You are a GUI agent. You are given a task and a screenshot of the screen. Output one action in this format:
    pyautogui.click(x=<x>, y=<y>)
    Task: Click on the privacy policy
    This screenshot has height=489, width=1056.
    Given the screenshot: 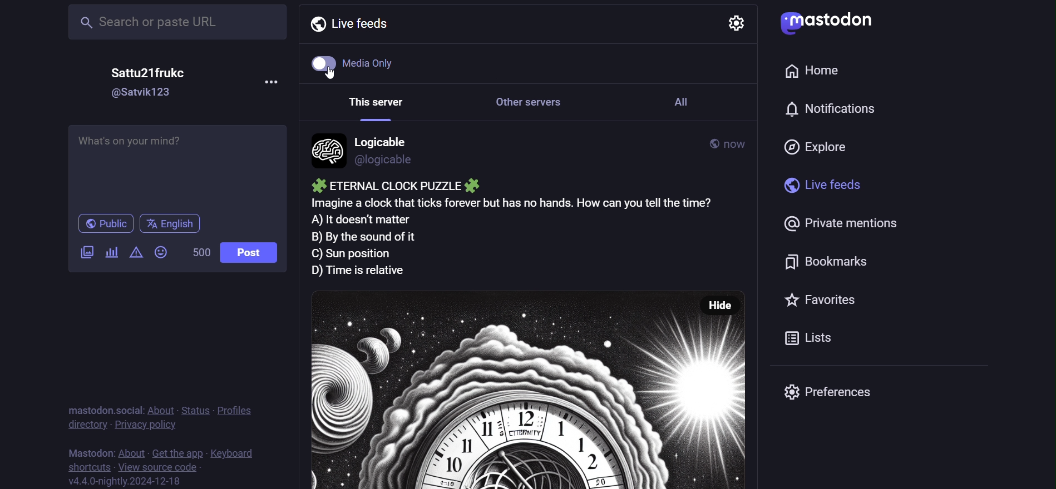 What is the action you would take?
    pyautogui.click(x=146, y=427)
    